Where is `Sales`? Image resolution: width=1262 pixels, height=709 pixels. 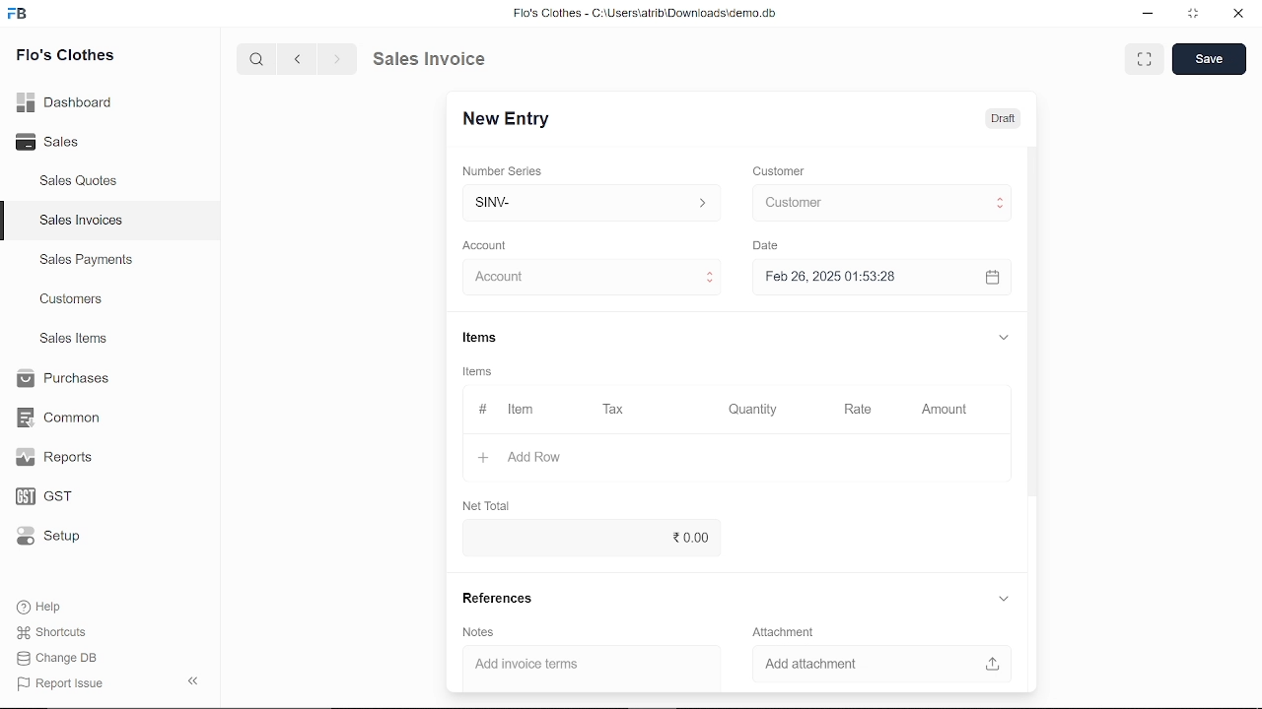 Sales is located at coordinates (69, 143).